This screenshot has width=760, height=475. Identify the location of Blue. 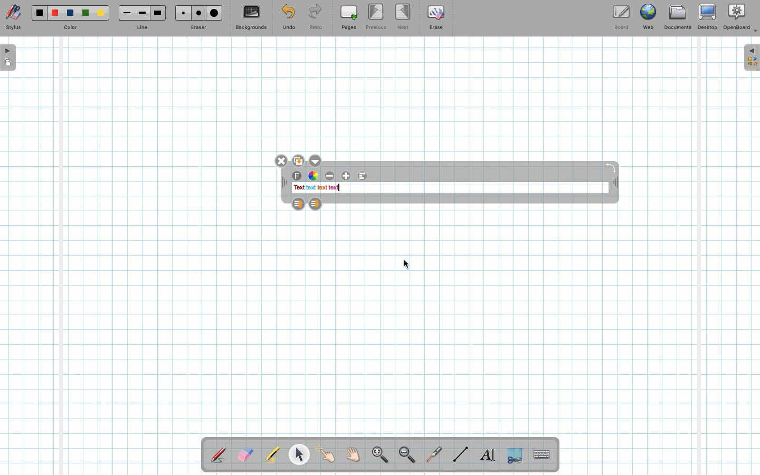
(71, 13).